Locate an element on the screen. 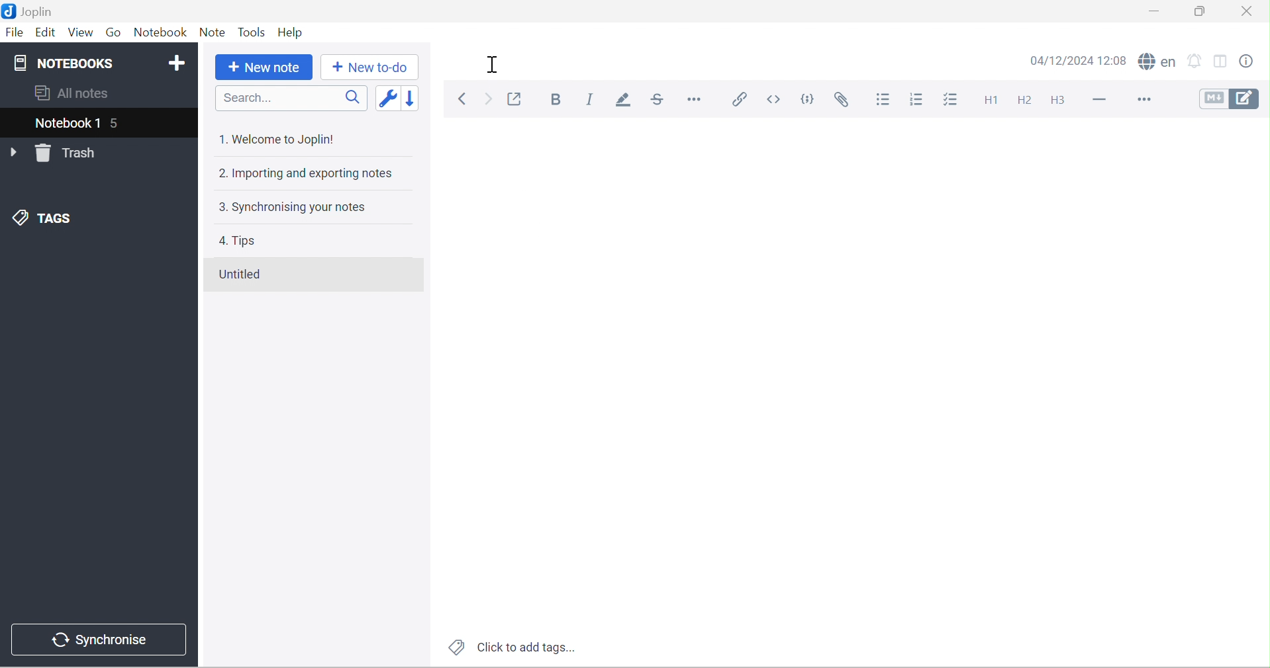 This screenshot has width=1270, height=668. 3. Synchronising your notes is located at coordinates (300, 208).